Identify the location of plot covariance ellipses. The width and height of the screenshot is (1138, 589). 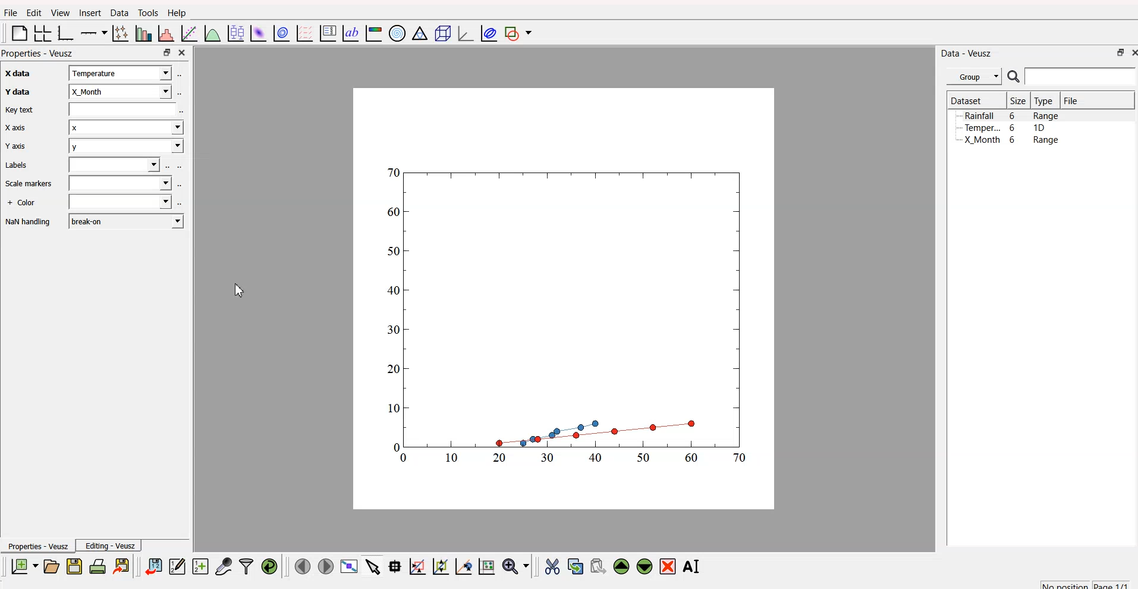
(486, 33).